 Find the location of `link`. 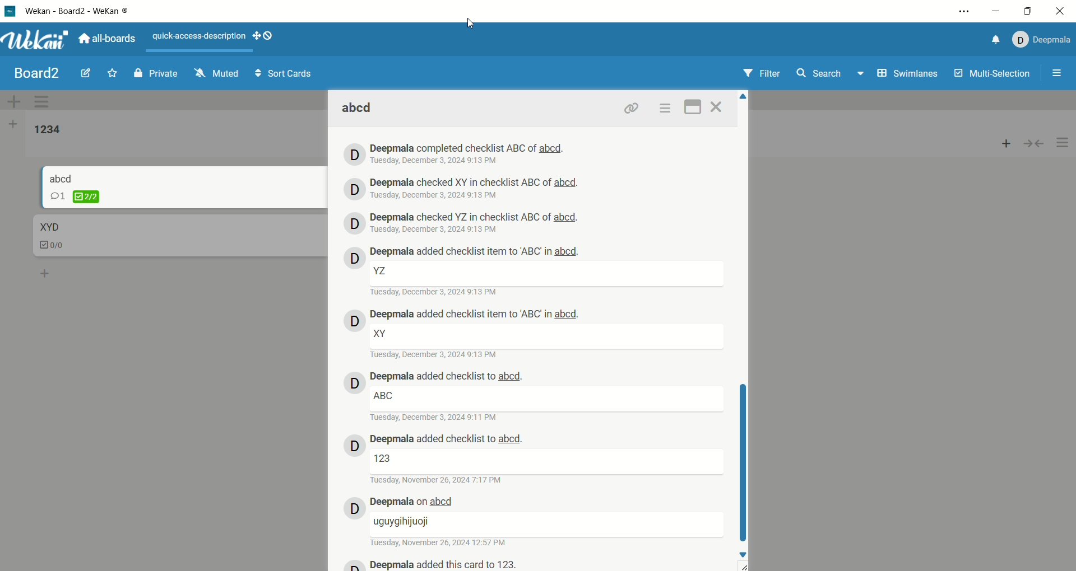

link is located at coordinates (632, 107).